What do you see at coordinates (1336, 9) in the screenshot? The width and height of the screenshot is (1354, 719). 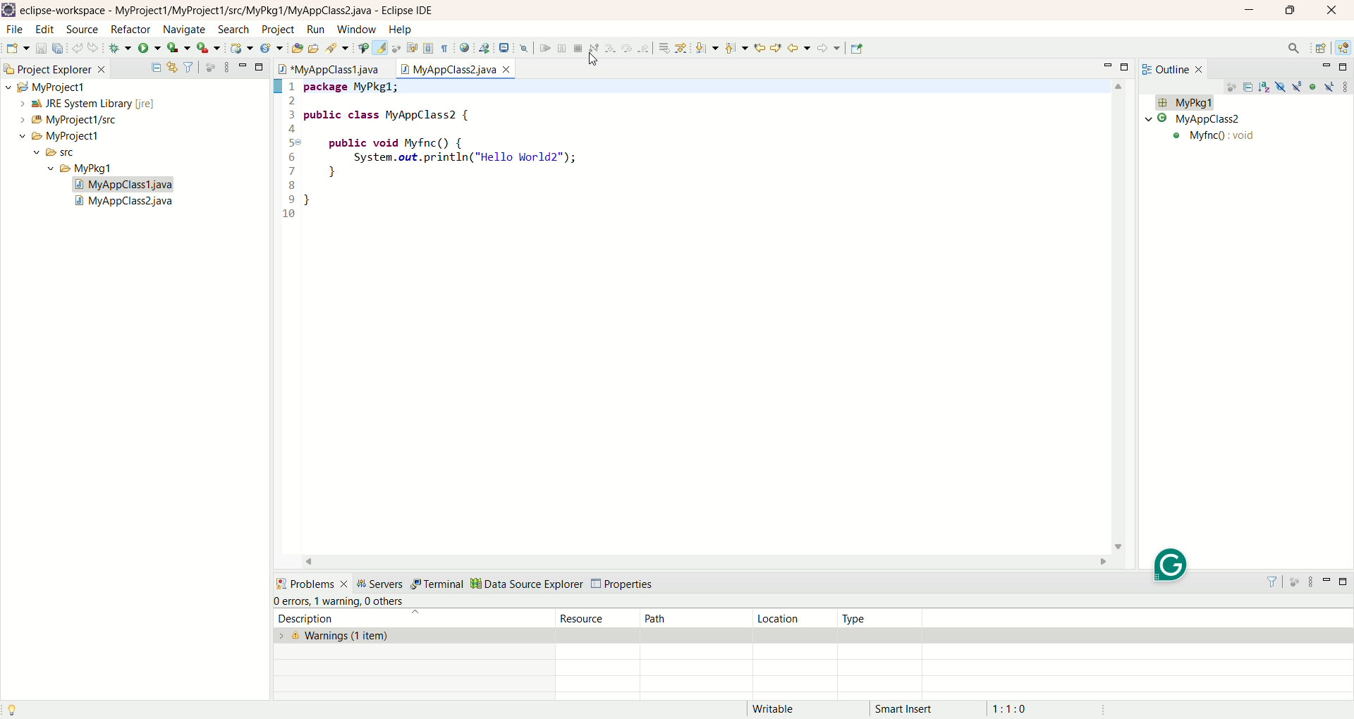 I see `close` at bounding box center [1336, 9].